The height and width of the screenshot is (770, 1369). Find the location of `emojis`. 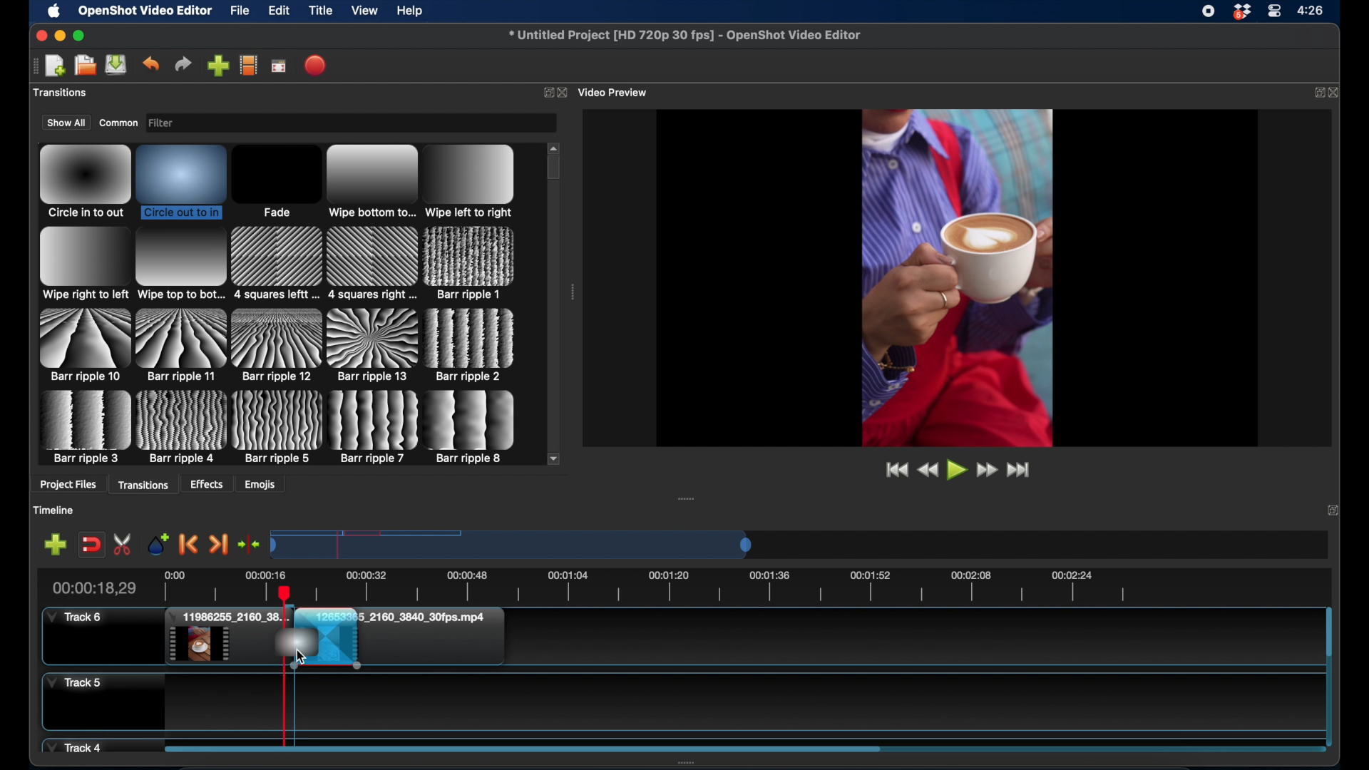

emojis is located at coordinates (260, 484).